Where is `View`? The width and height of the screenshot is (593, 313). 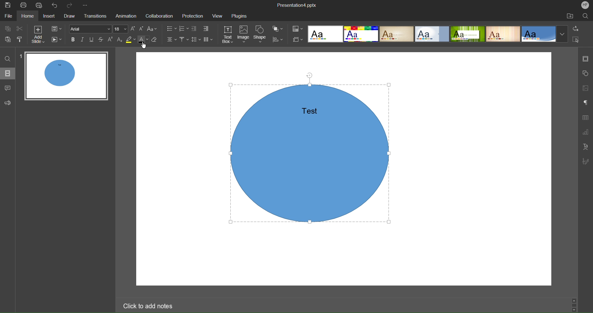 View is located at coordinates (218, 16).